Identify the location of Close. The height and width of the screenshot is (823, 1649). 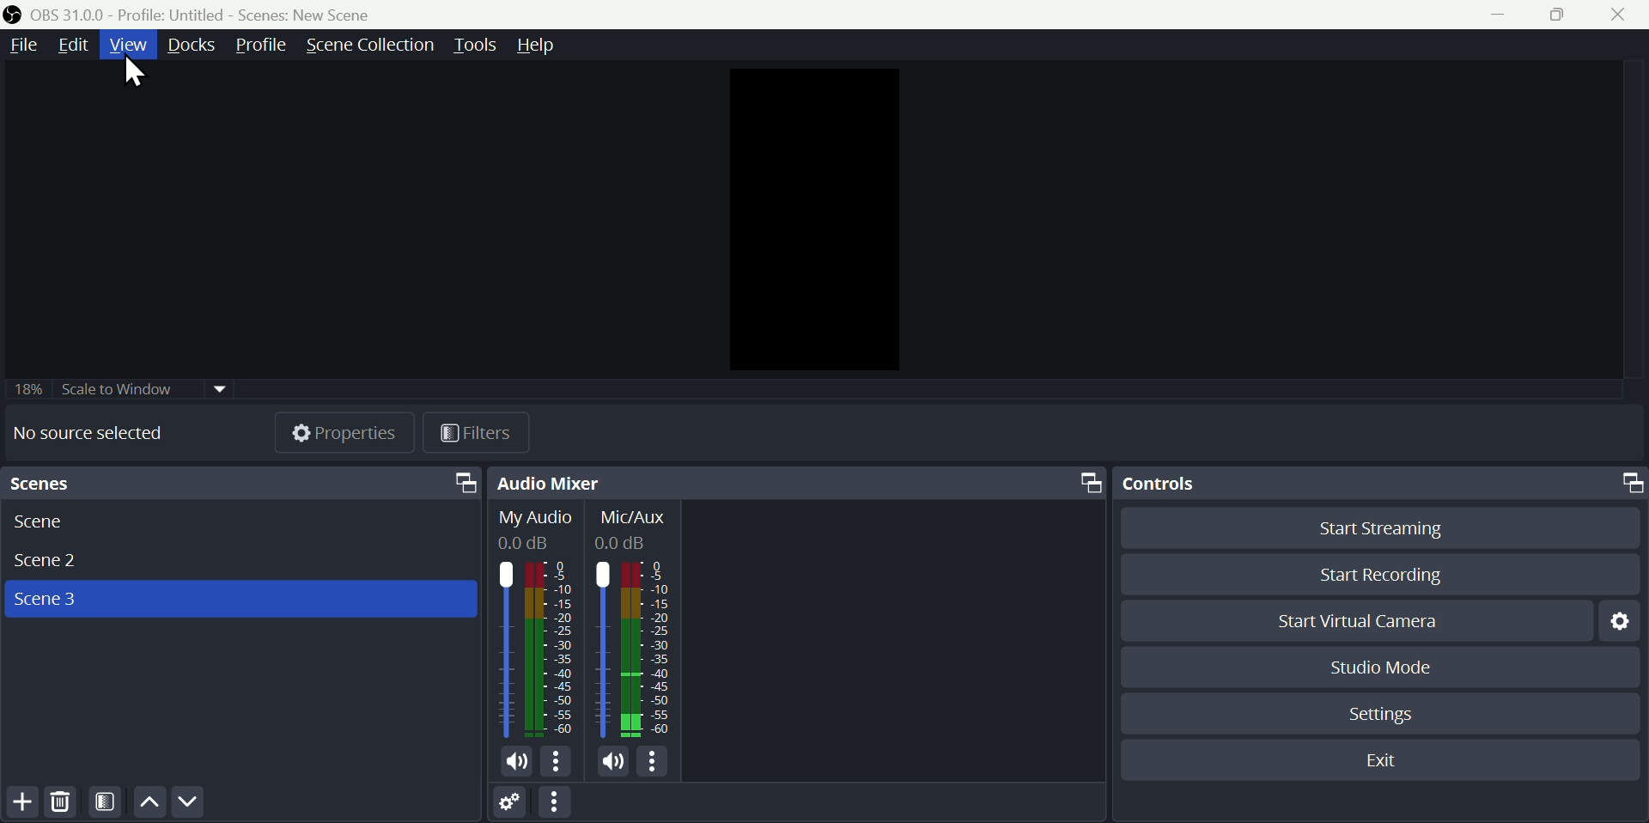
(1622, 15).